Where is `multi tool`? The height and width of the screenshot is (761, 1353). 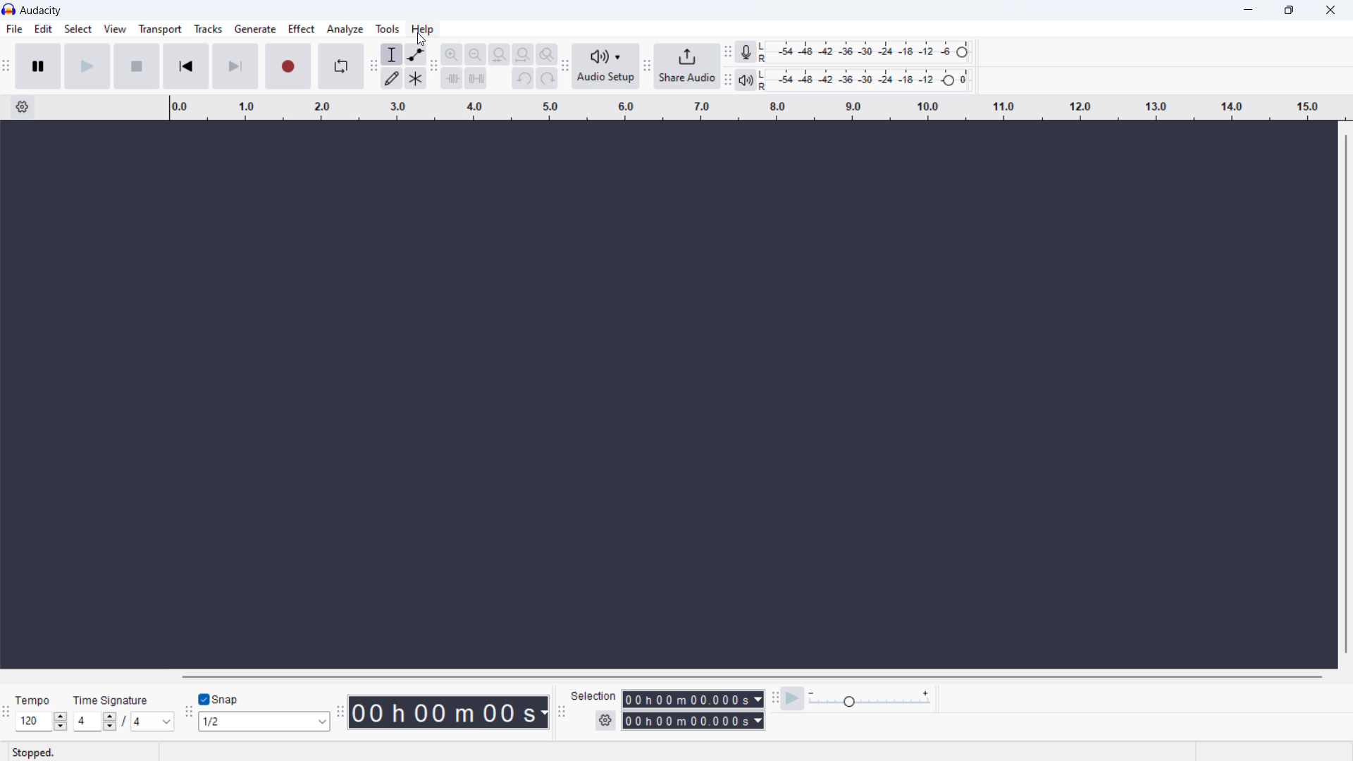
multi tool is located at coordinates (416, 78).